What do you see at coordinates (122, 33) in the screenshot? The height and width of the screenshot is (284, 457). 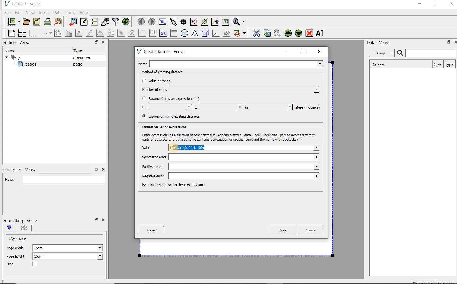 I see `plot a 2d dataset as an image` at bounding box center [122, 33].